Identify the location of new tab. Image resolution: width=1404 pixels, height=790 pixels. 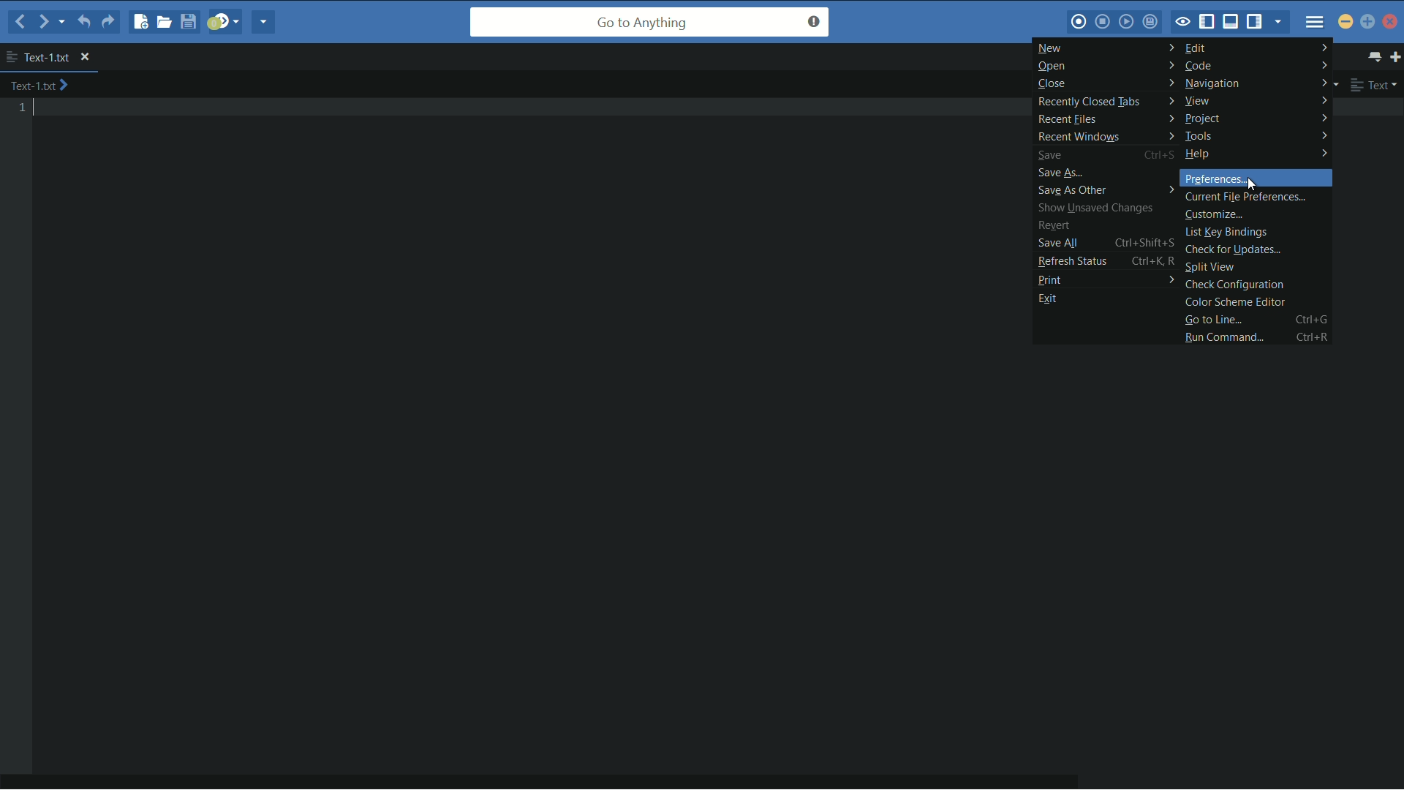
(1395, 56).